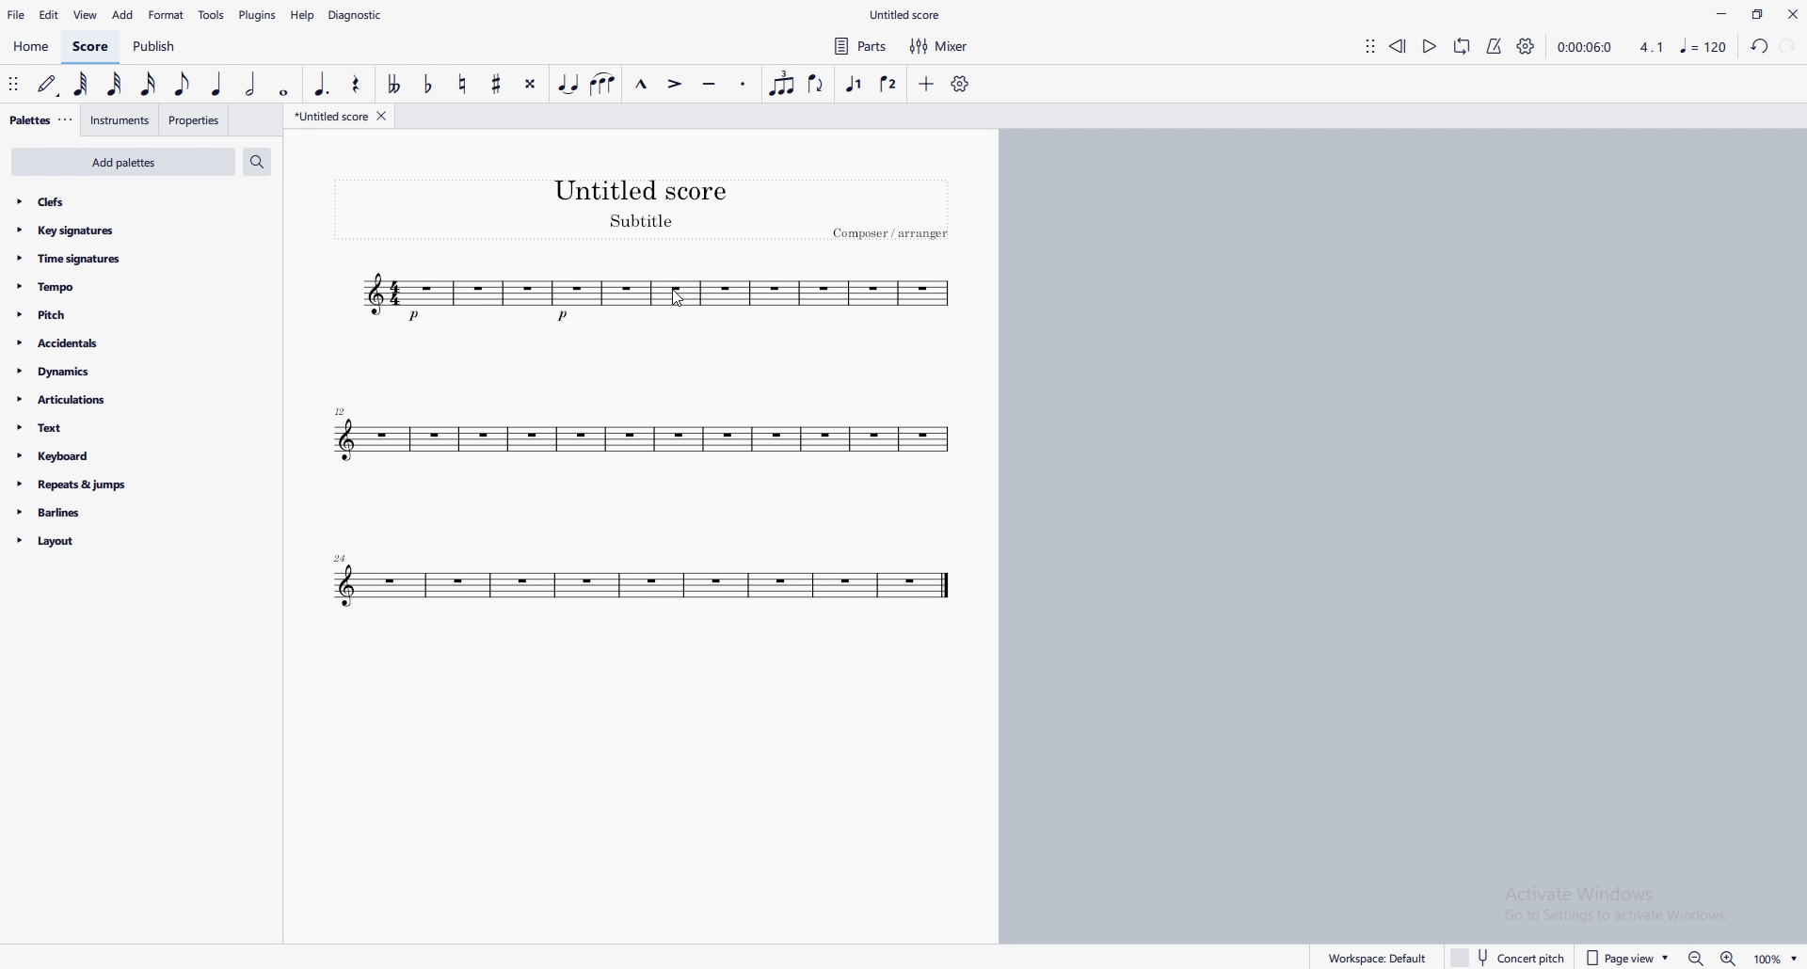 The image size is (1807, 969). I want to click on properties, so click(195, 120).